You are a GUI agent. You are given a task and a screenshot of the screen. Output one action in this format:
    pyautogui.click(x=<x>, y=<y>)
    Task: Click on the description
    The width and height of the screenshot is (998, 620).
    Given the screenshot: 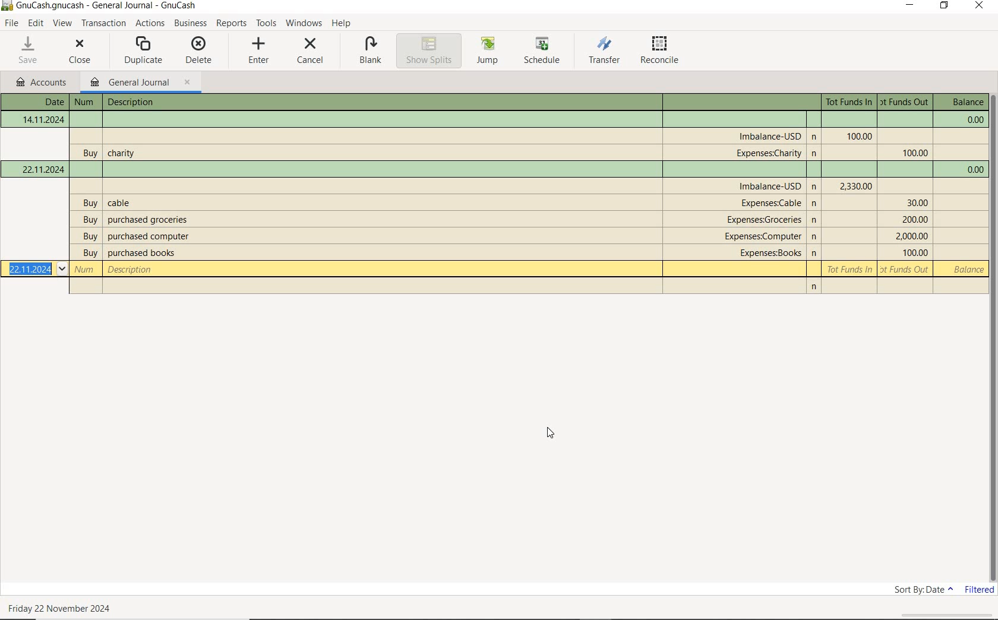 What is the action you would take?
    pyautogui.click(x=120, y=203)
    